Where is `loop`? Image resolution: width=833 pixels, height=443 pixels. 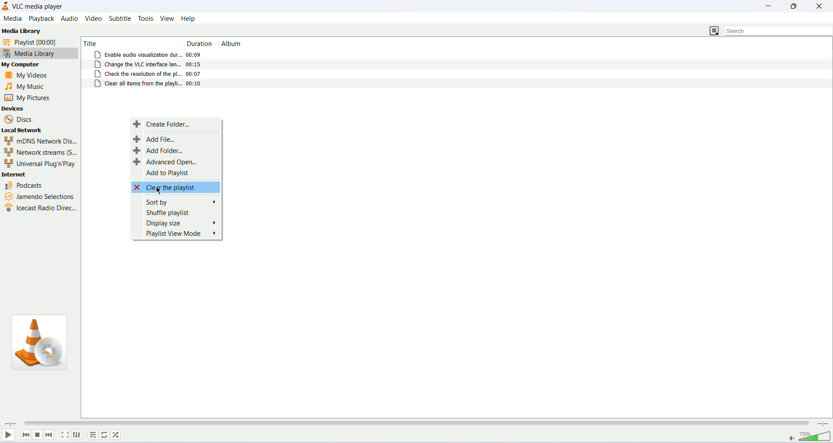
loop is located at coordinates (105, 435).